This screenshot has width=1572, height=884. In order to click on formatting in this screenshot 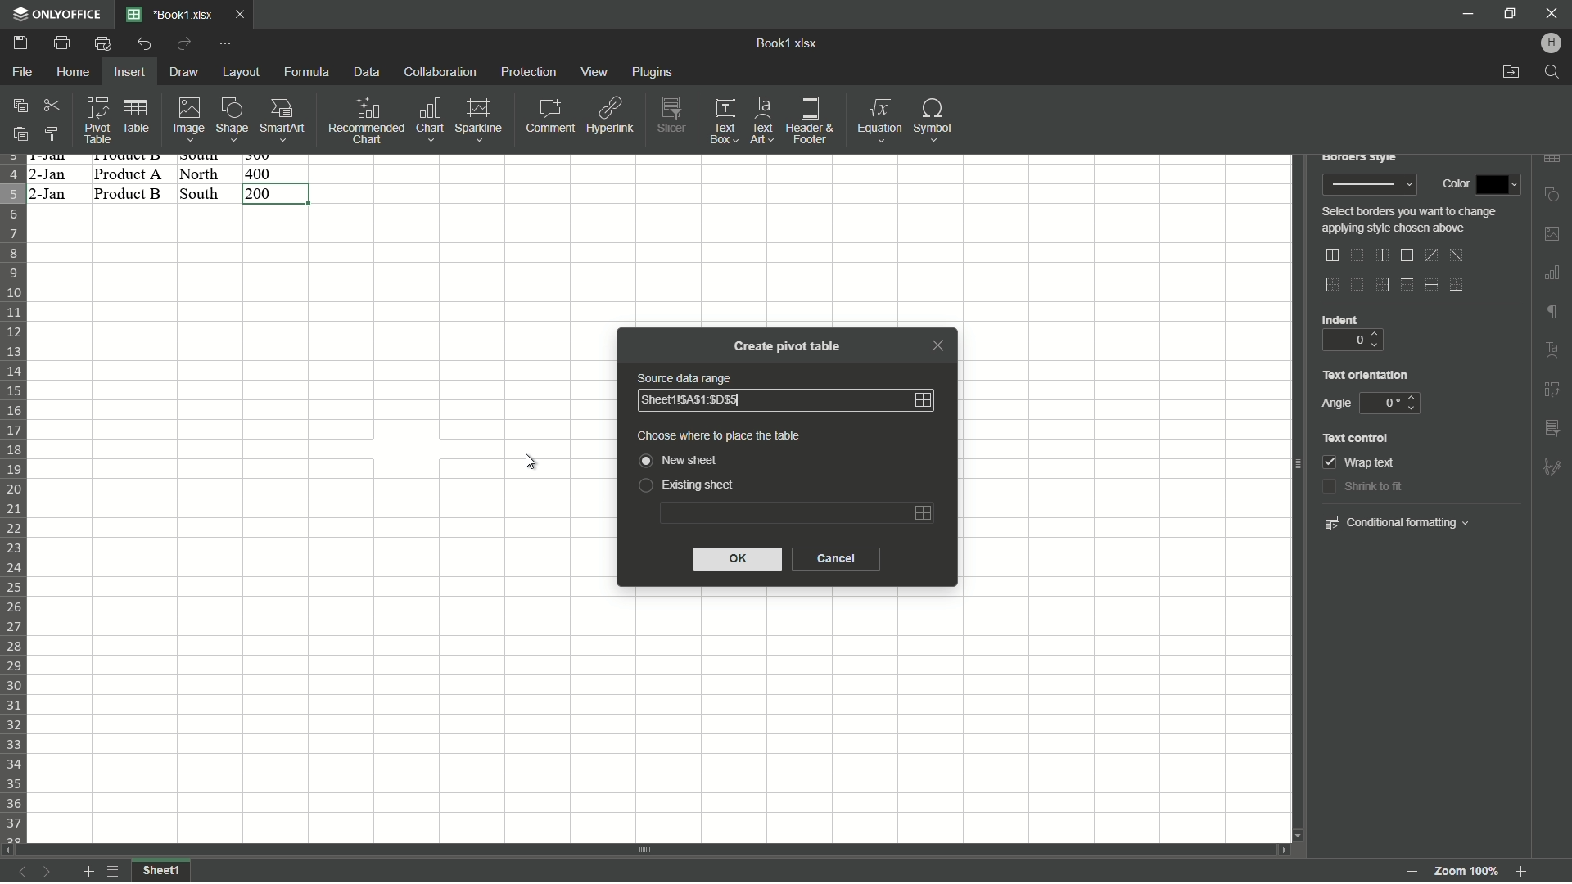, I will do `click(1552, 466)`.